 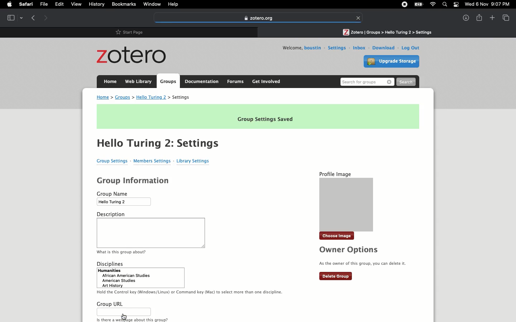 What do you see at coordinates (109, 81) in the screenshot?
I see `Home` at bounding box center [109, 81].